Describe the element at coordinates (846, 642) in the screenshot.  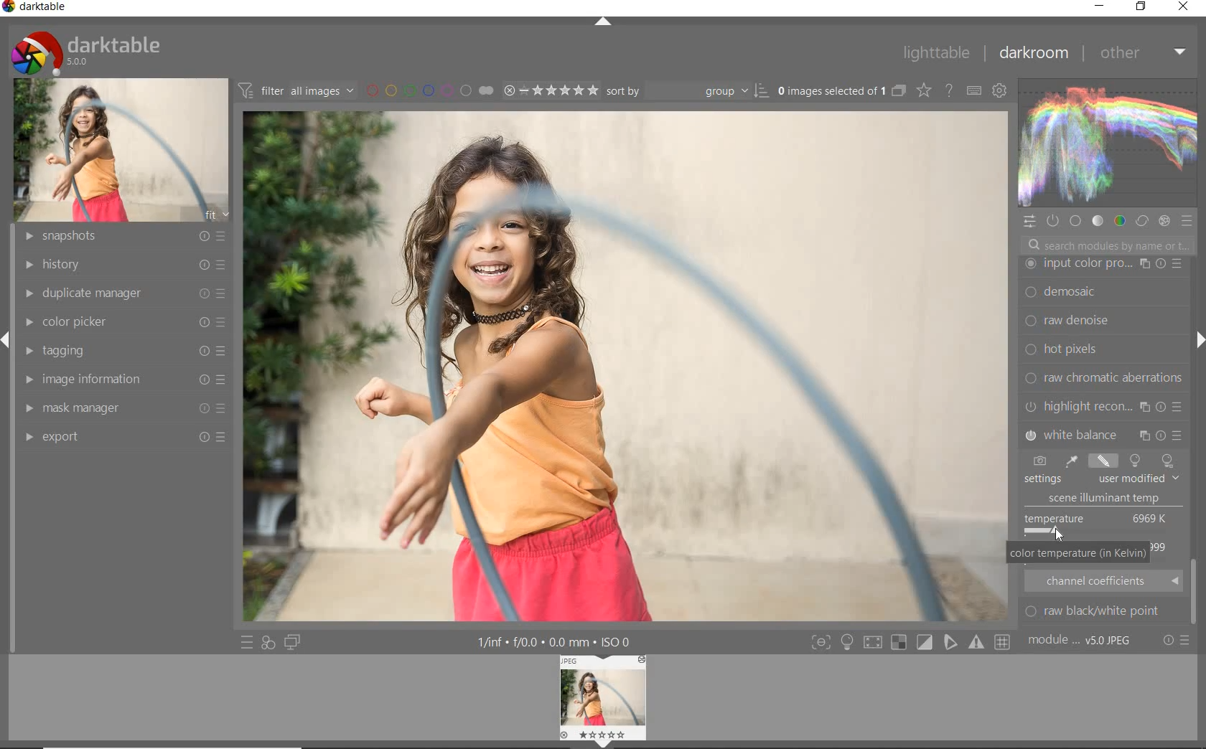
I see `sign ` at that location.